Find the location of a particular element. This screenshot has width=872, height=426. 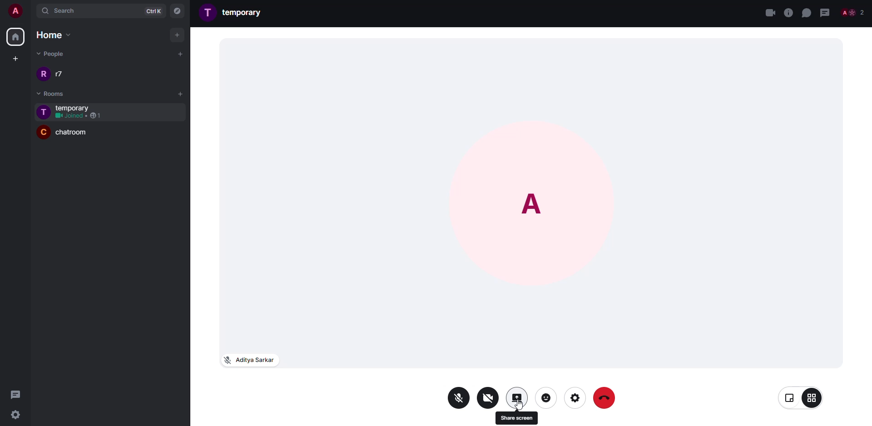

profile is located at coordinates (534, 199).